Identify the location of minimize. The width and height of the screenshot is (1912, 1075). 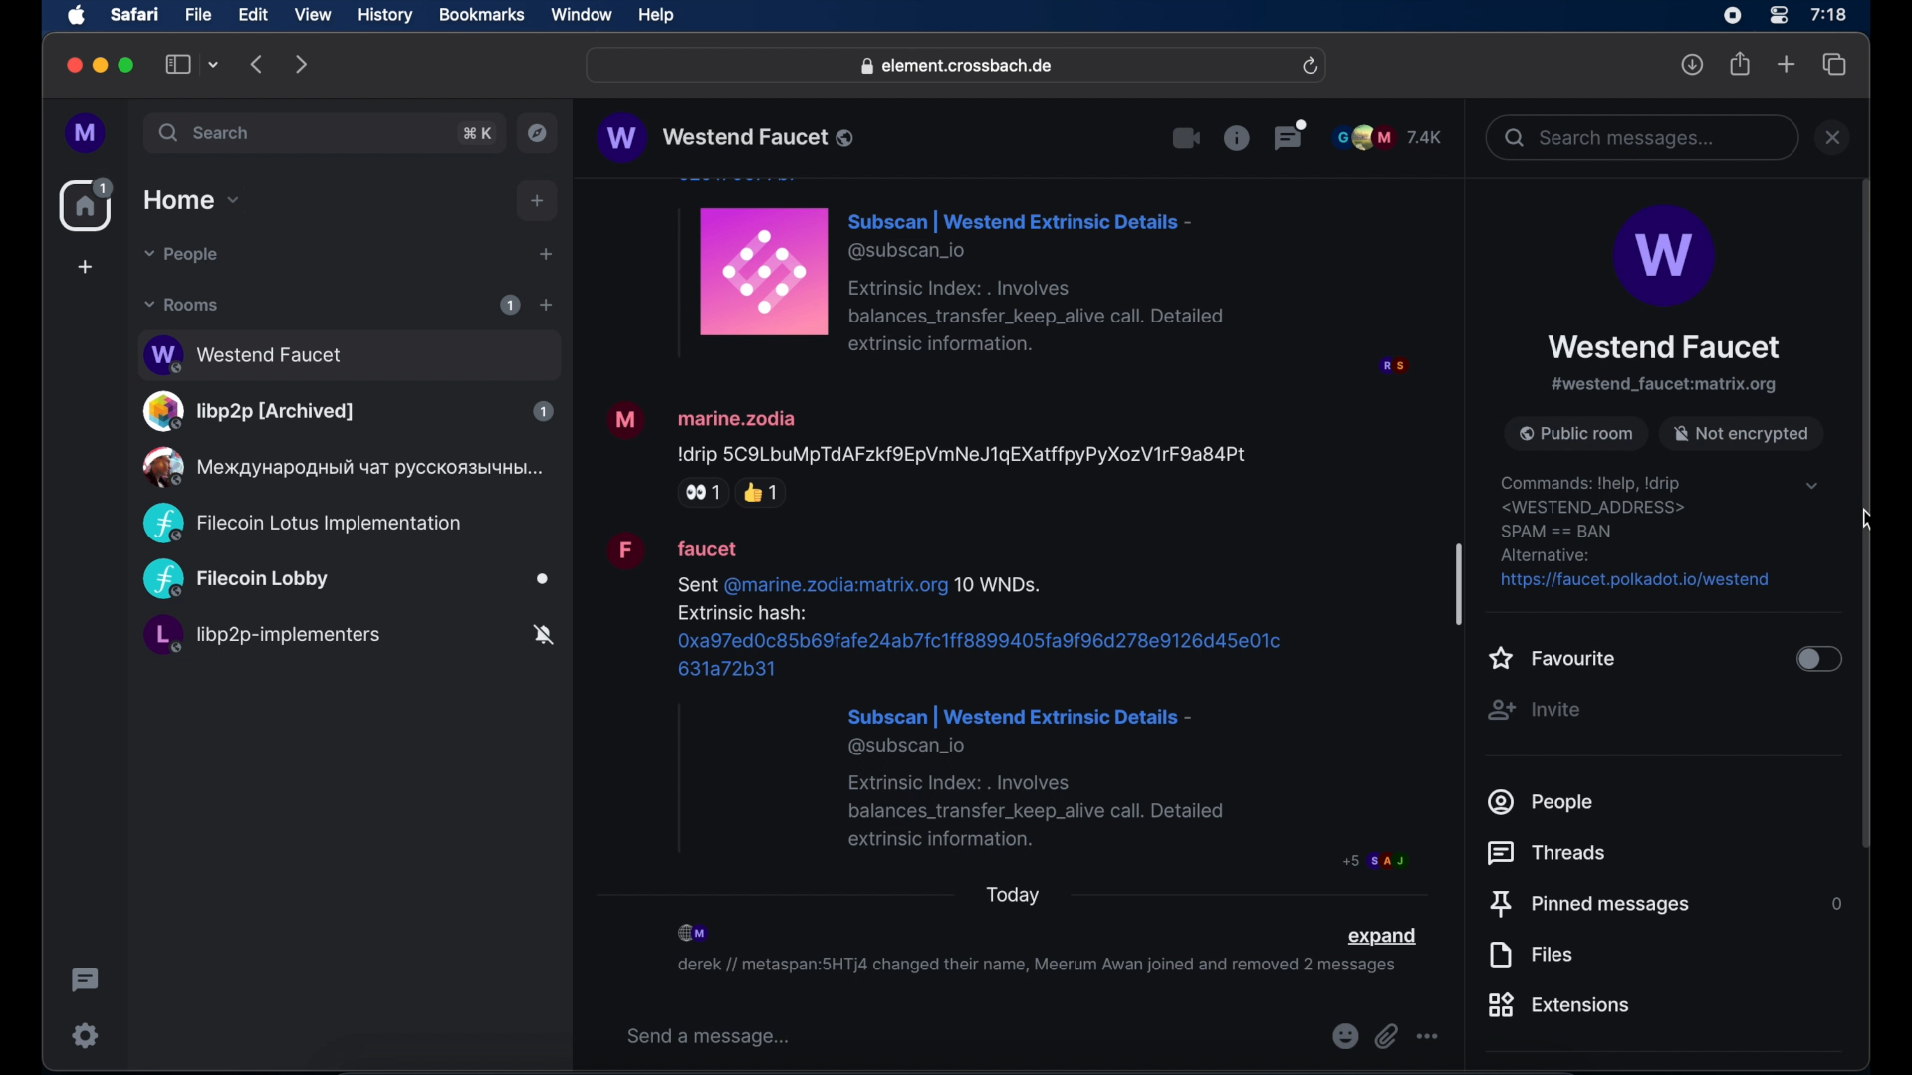
(101, 65).